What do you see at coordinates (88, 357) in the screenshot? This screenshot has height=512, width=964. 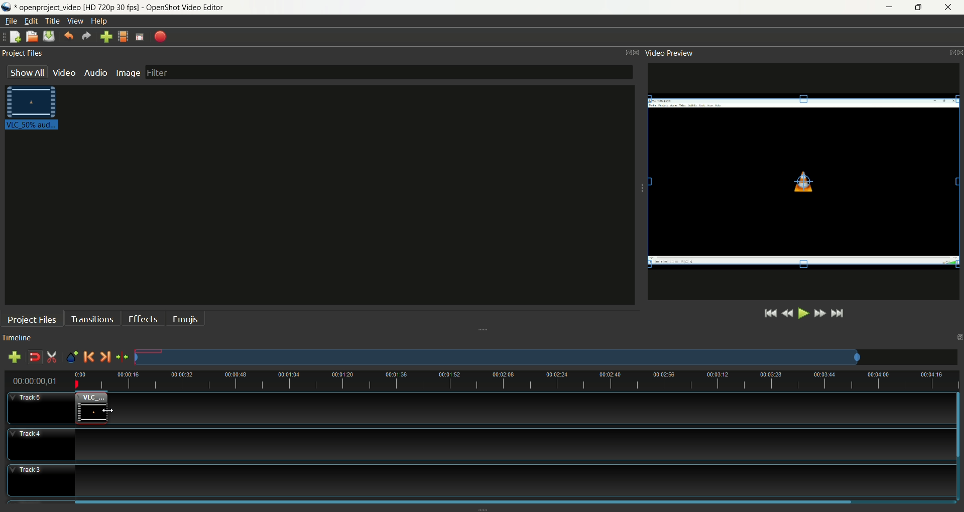 I see `previous marker` at bounding box center [88, 357].